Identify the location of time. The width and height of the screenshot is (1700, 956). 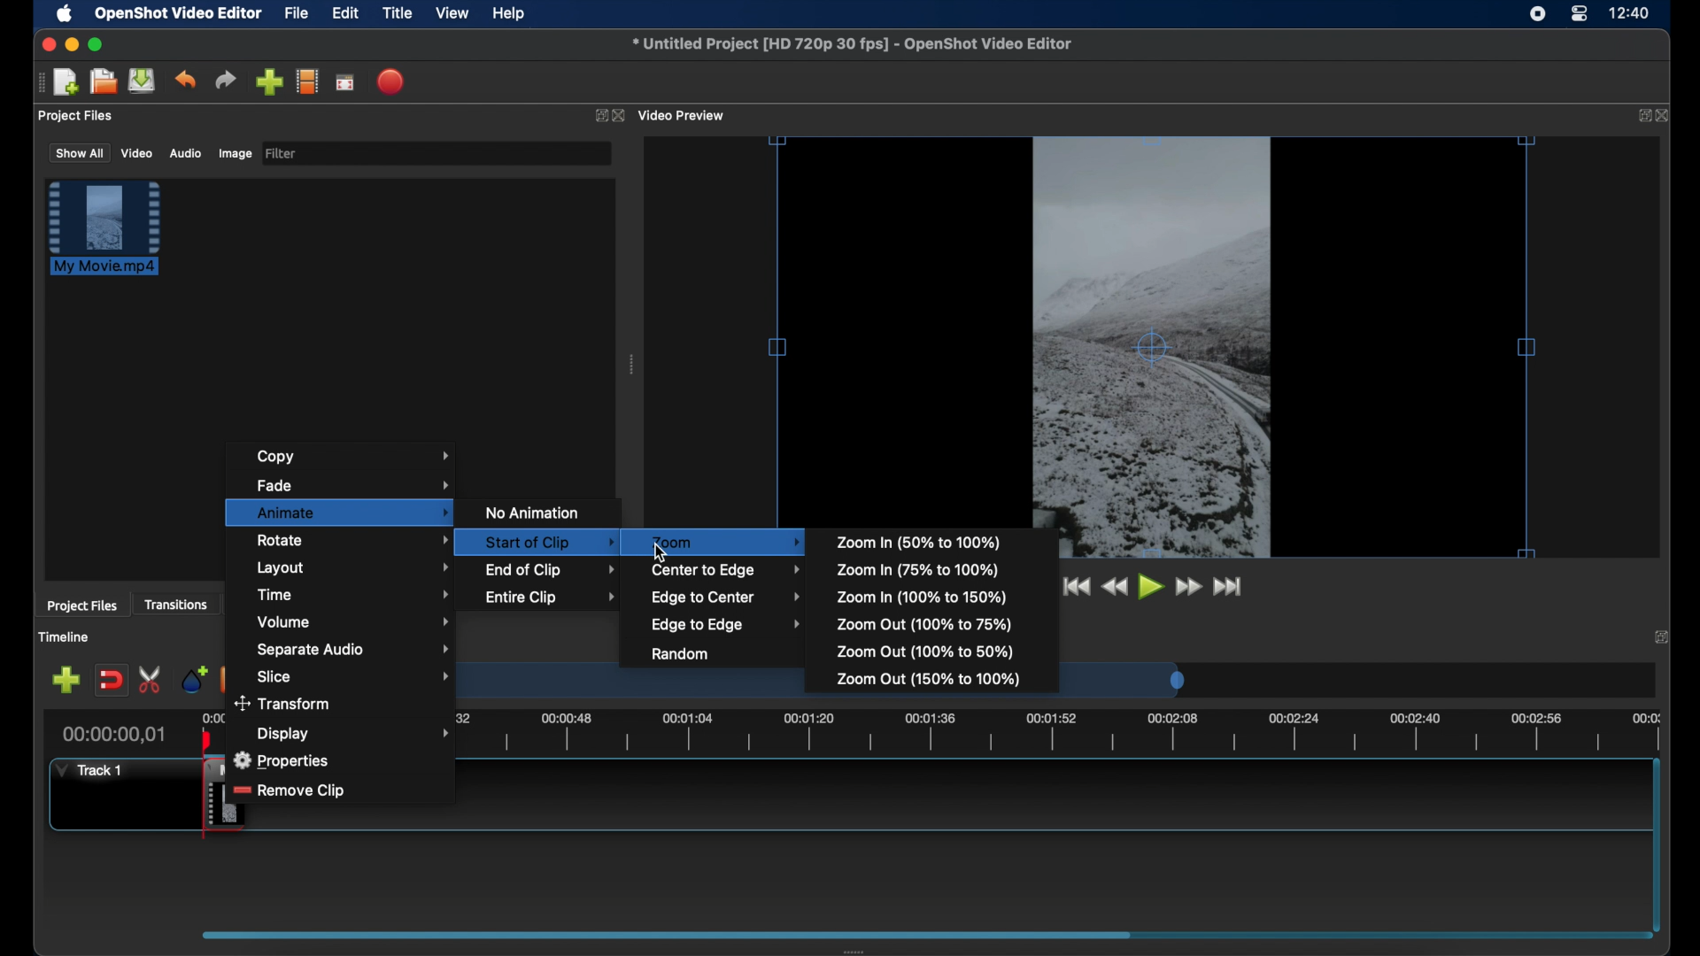
(1631, 14).